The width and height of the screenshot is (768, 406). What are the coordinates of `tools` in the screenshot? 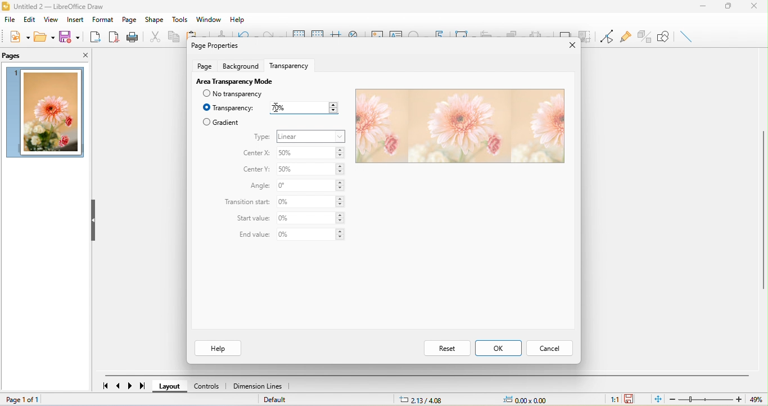 It's located at (179, 19).